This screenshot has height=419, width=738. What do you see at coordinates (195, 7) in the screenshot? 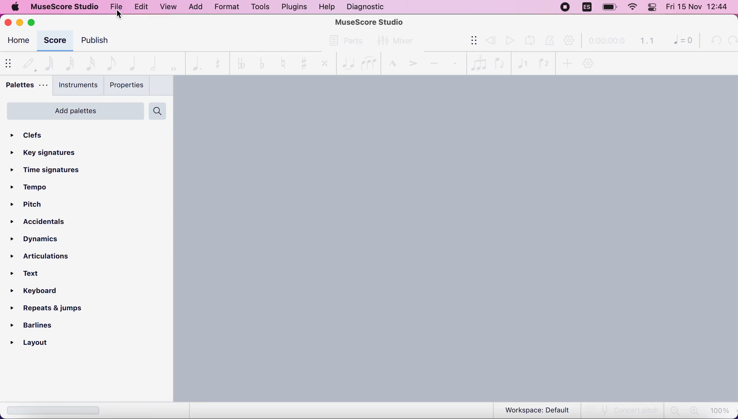
I see `add` at bounding box center [195, 7].